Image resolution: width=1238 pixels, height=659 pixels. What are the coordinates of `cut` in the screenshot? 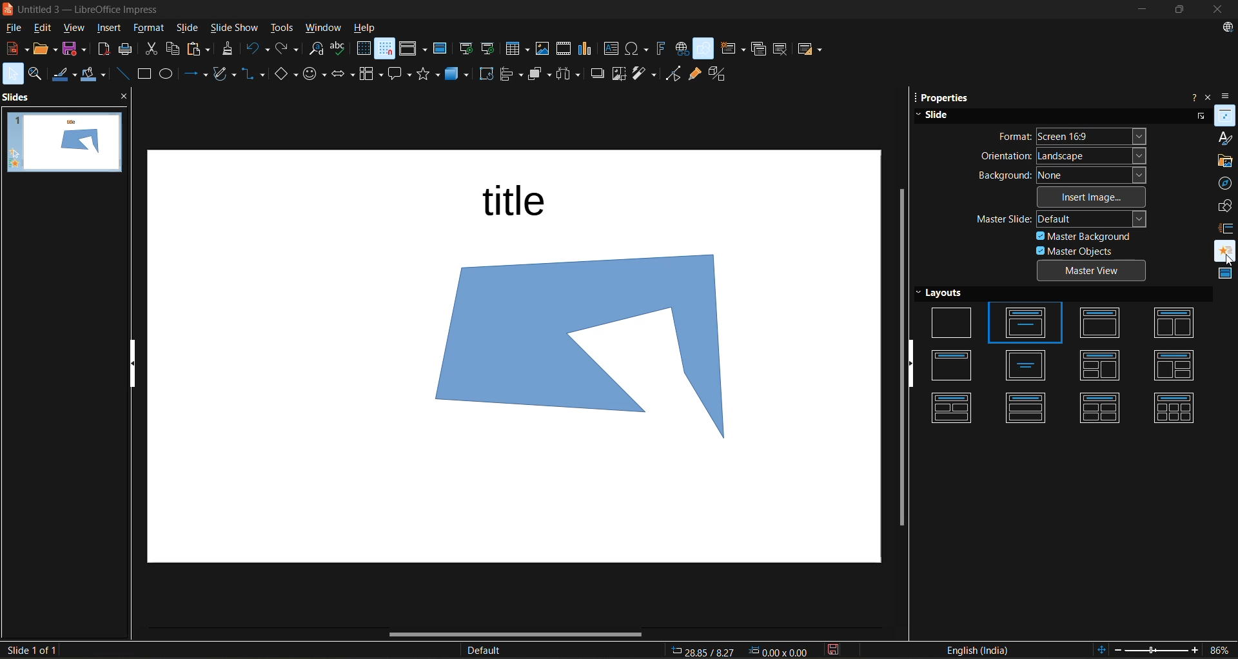 It's located at (153, 50).